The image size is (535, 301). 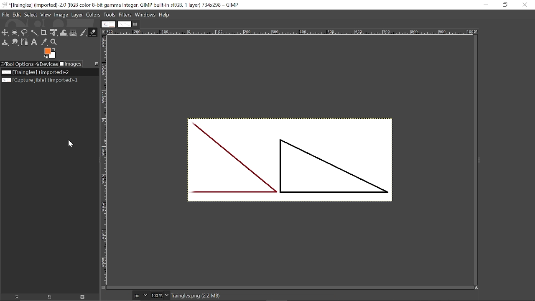 I want to click on Wrap text tool, so click(x=64, y=33).